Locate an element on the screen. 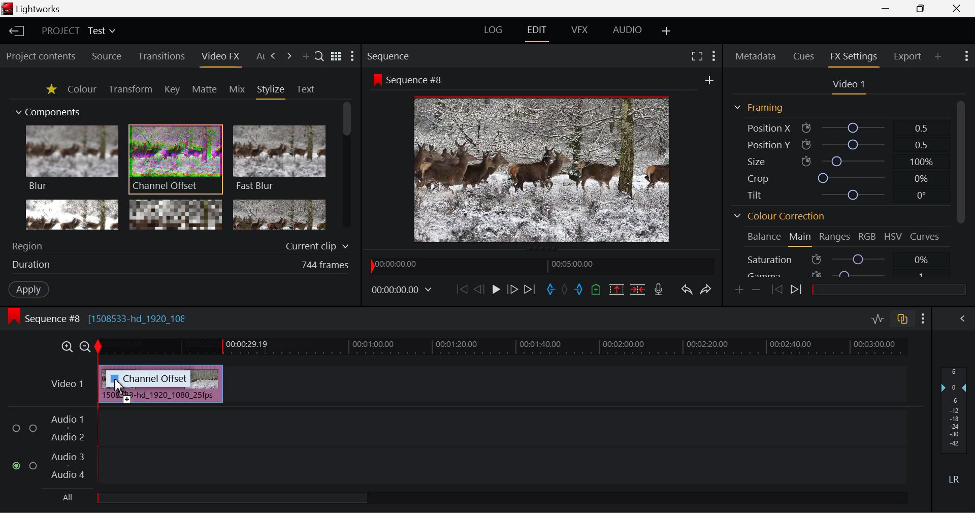 The width and height of the screenshot is (975, 513). Mark Cue is located at coordinates (597, 288).